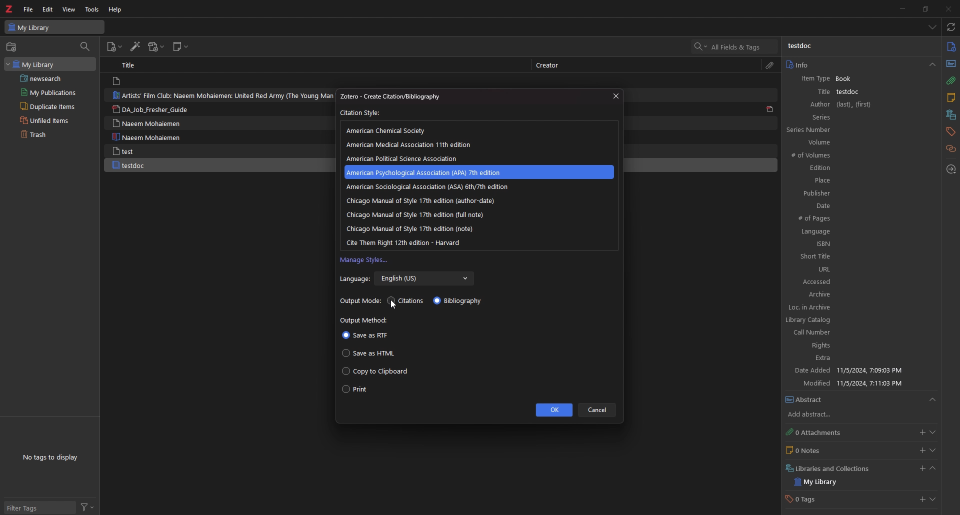 This screenshot has width=960, height=515. Describe the element at coordinates (400, 96) in the screenshot. I see `Zotero - Create Citation/Bibliography` at that location.